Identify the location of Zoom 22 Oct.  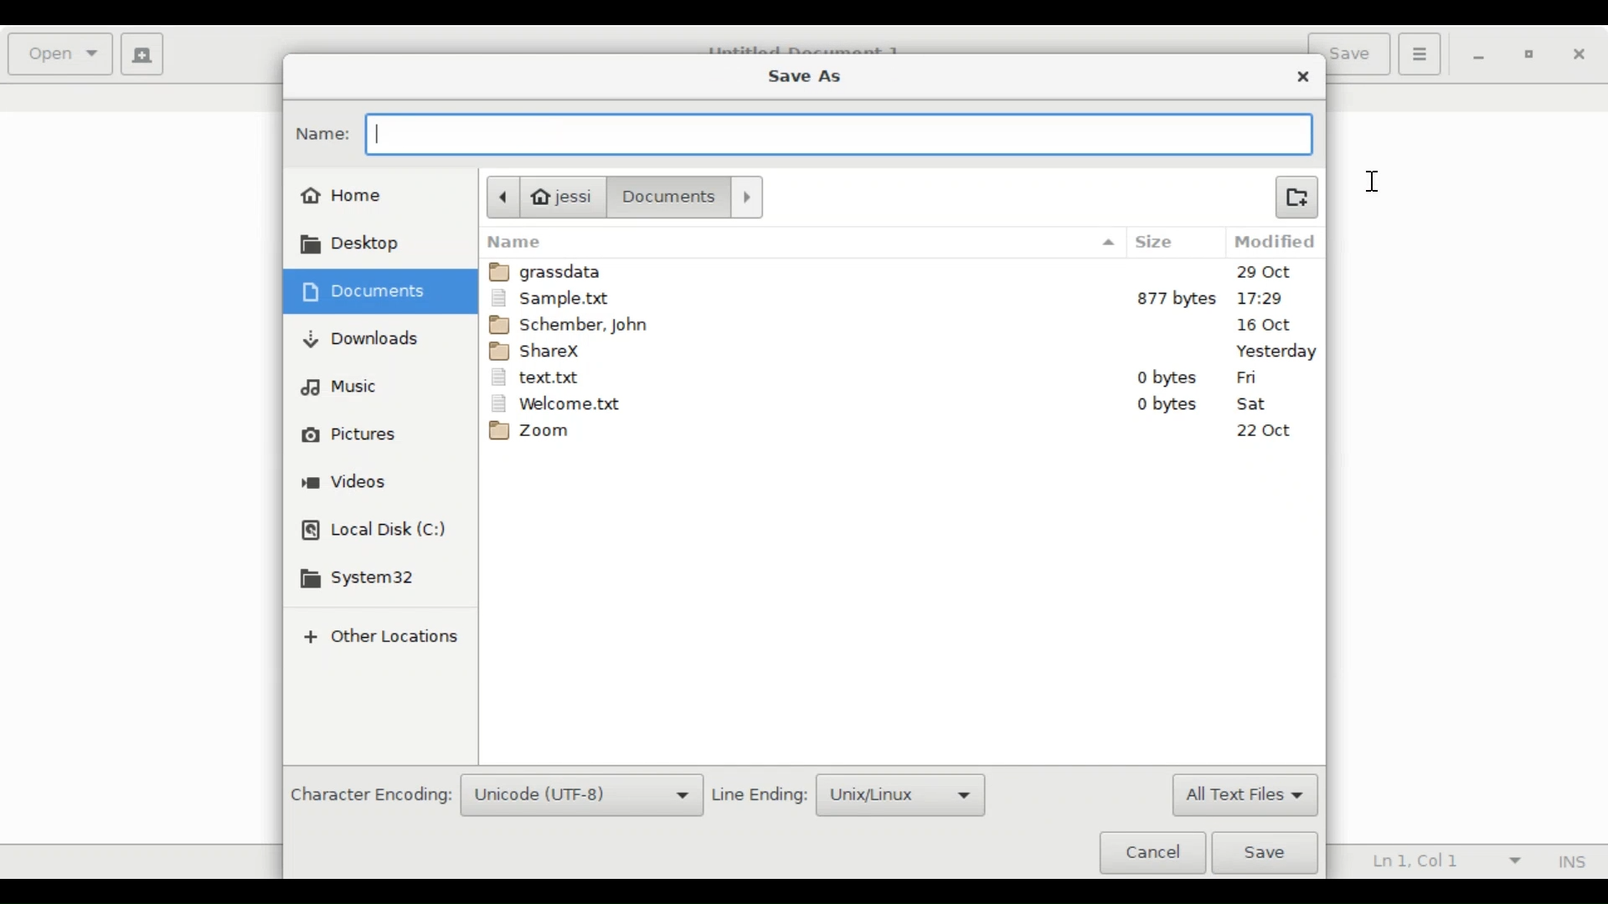
(904, 434).